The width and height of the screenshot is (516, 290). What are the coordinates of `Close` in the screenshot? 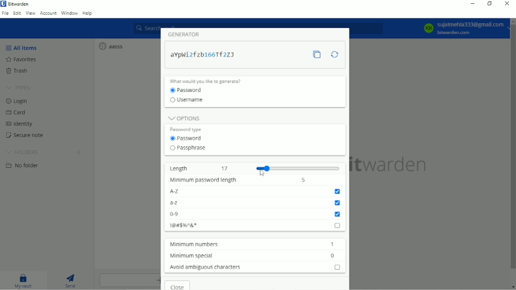 It's located at (179, 285).